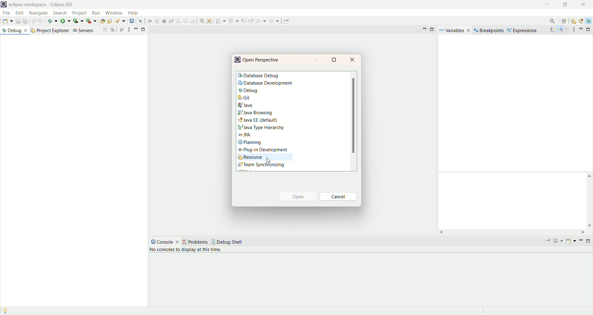  Describe the element at coordinates (301, 196) in the screenshot. I see `open` at that location.